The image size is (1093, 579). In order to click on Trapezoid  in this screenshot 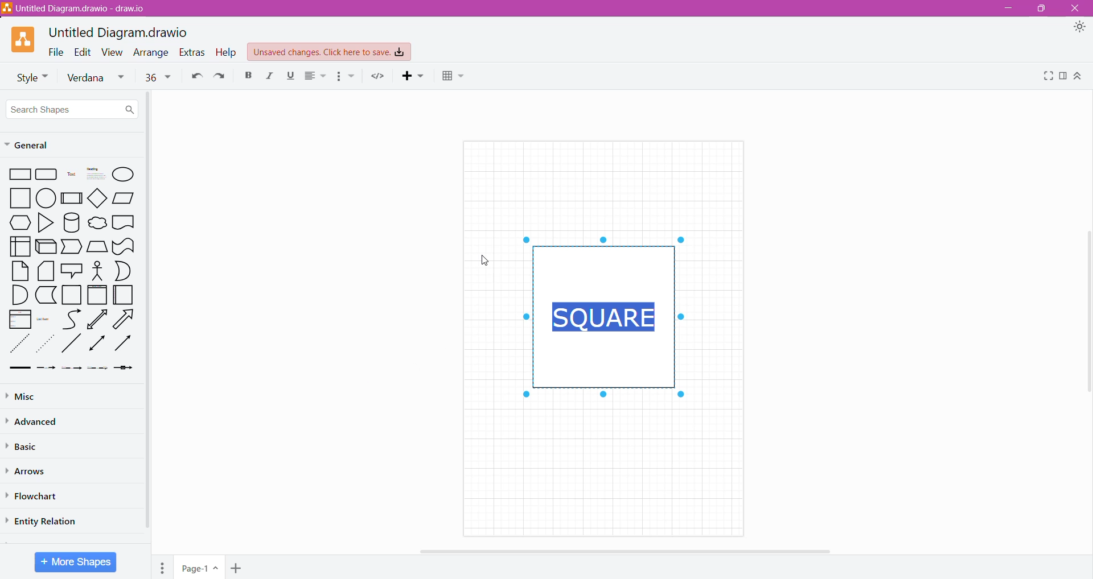, I will do `click(72, 247)`.